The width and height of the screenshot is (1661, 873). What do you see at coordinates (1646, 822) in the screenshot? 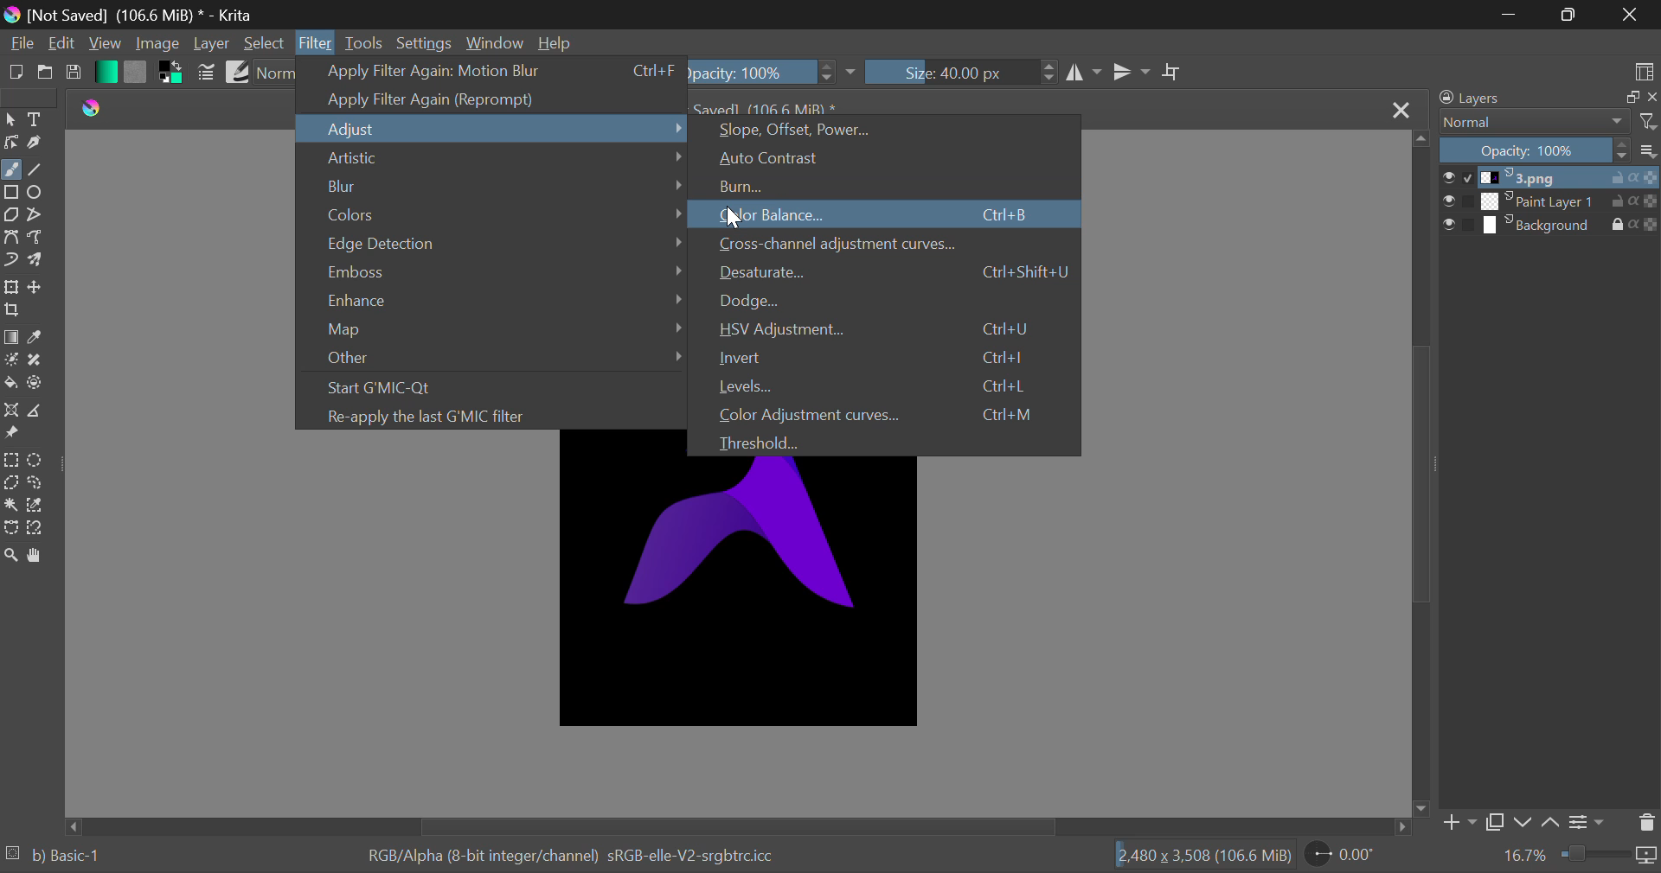
I see `Delete Layer` at bounding box center [1646, 822].